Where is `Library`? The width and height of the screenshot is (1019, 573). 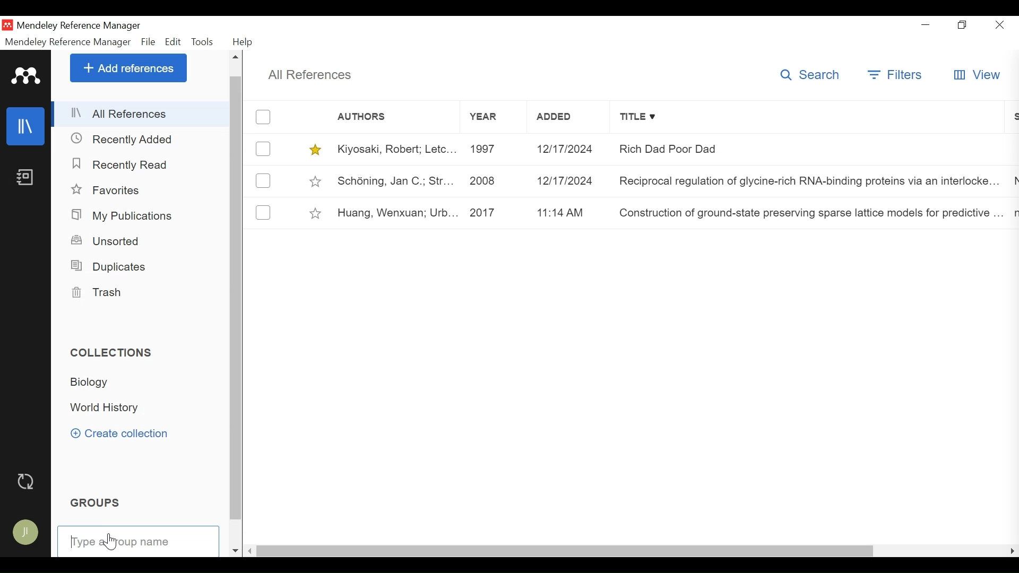
Library is located at coordinates (26, 127).